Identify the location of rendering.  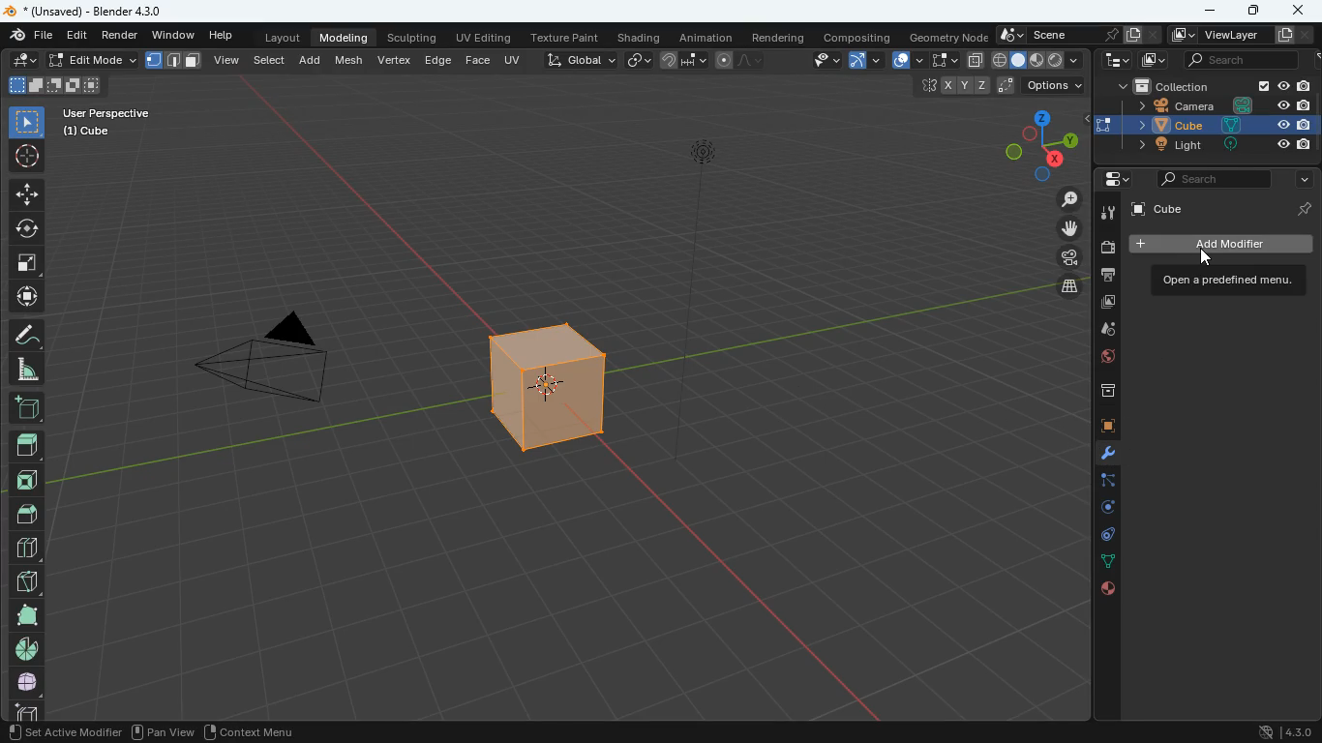
(779, 34).